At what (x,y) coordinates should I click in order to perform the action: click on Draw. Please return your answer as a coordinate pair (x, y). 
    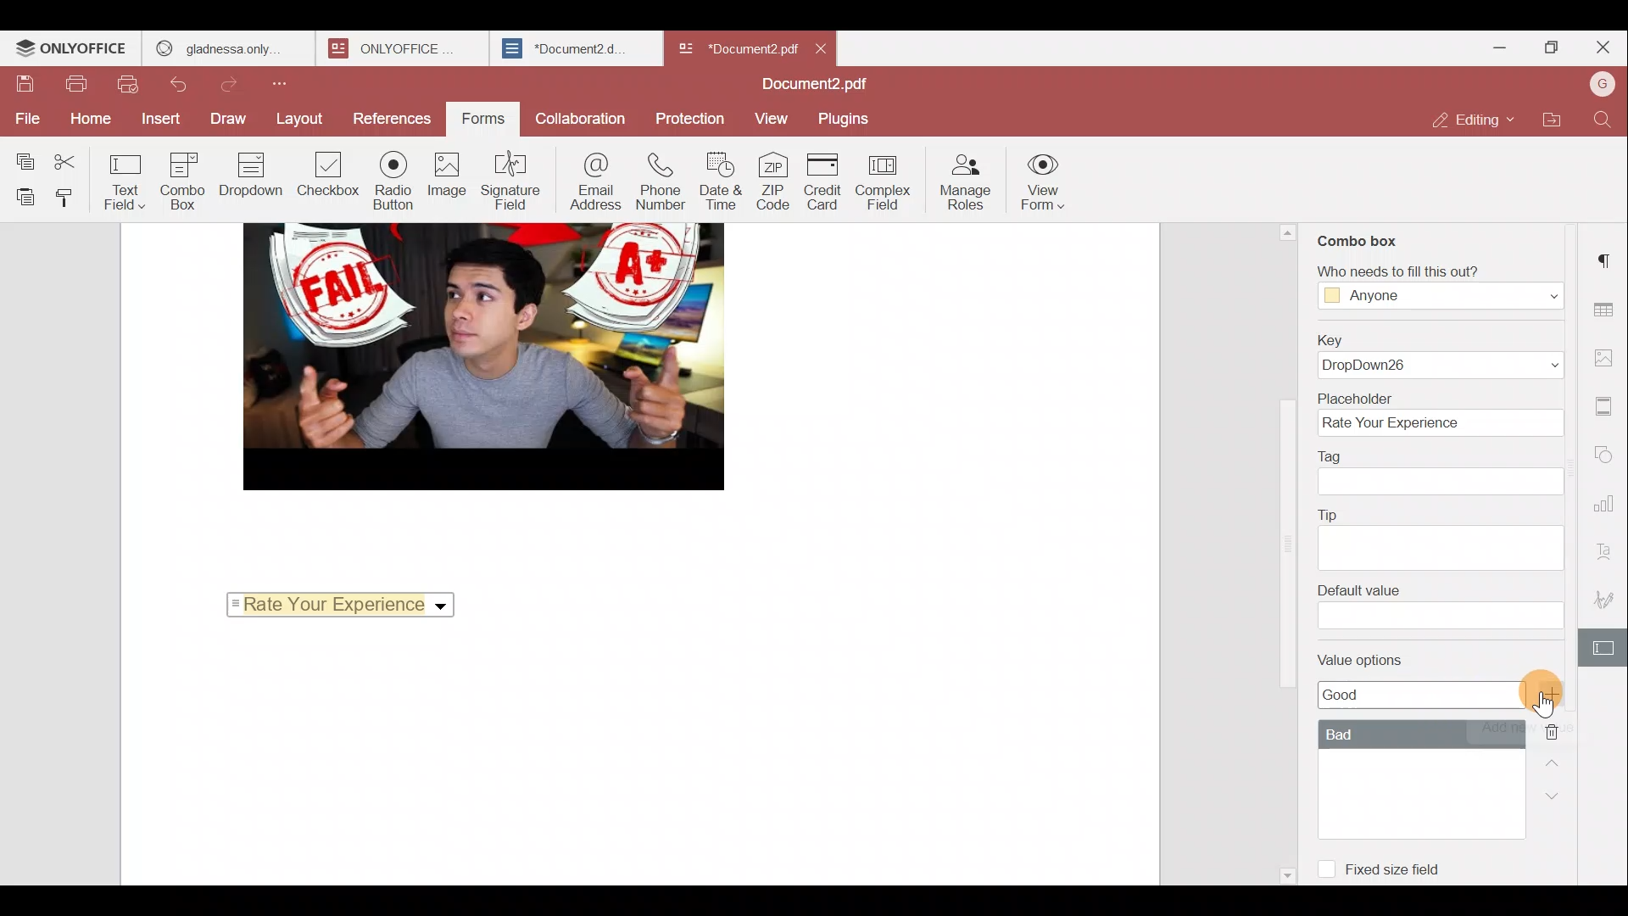
    Looking at the image, I should click on (230, 120).